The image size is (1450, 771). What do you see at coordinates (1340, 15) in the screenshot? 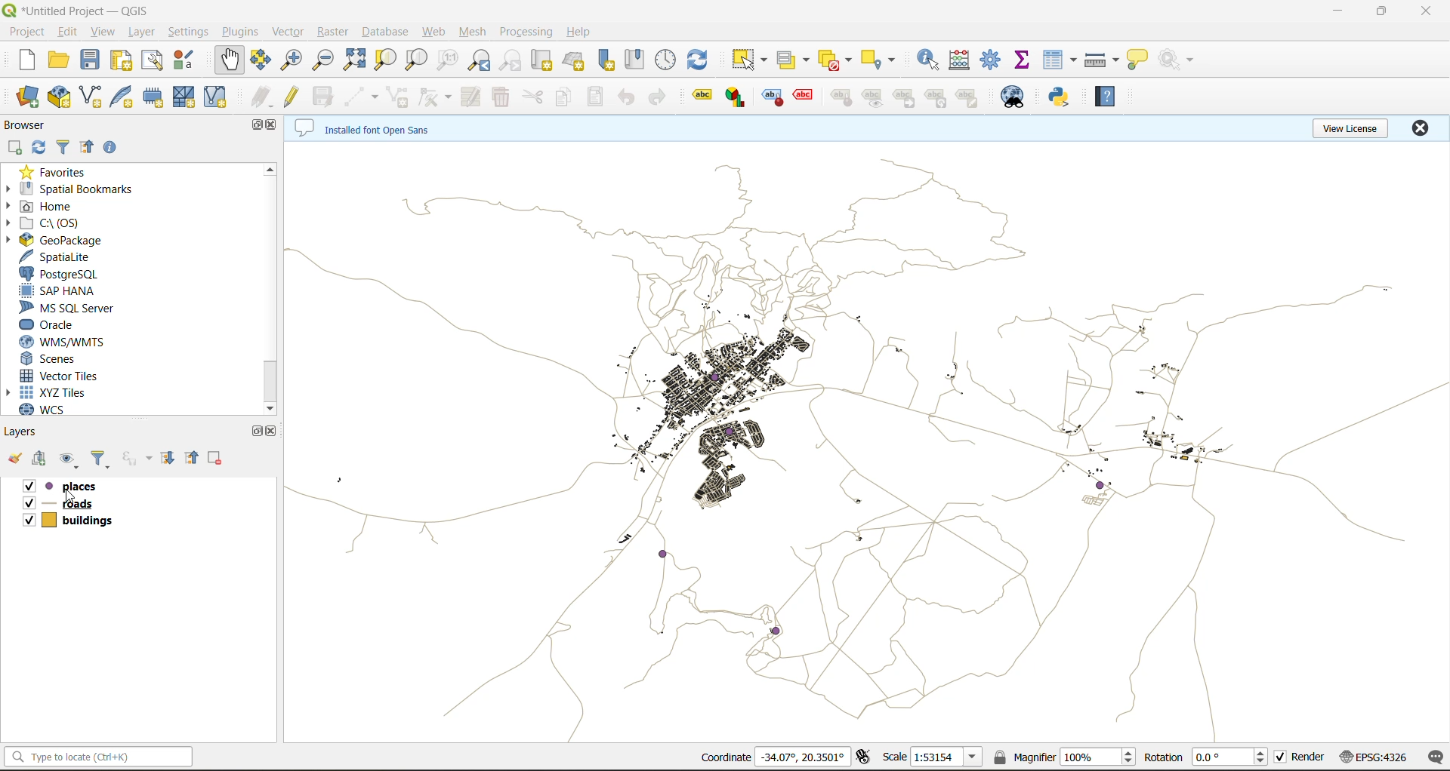
I see `minimize` at bounding box center [1340, 15].